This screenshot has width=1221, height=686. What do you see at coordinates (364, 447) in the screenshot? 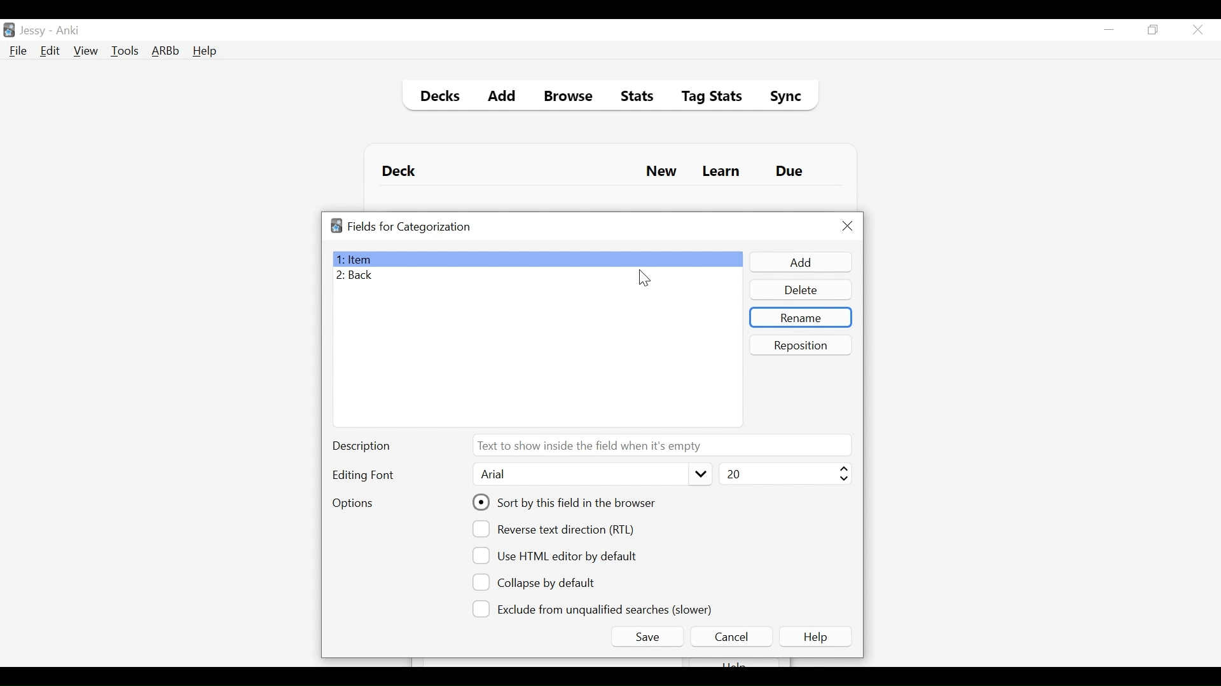
I see `Description` at bounding box center [364, 447].